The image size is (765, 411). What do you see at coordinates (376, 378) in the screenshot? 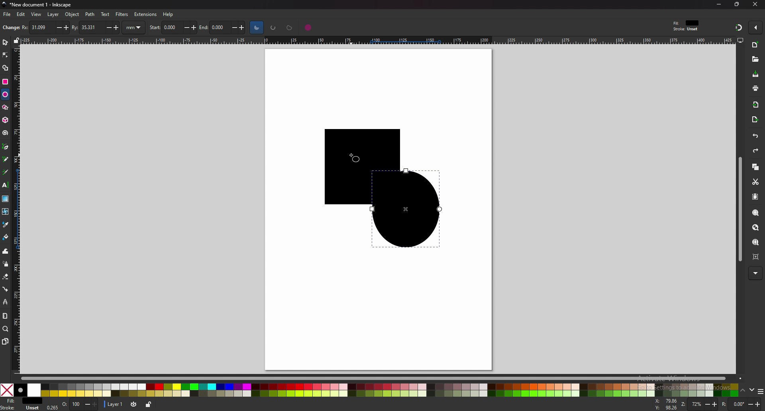
I see `scroll bar` at bounding box center [376, 378].